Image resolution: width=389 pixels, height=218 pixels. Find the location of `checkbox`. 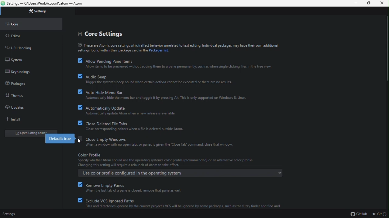

checkbox is located at coordinates (79, 123).